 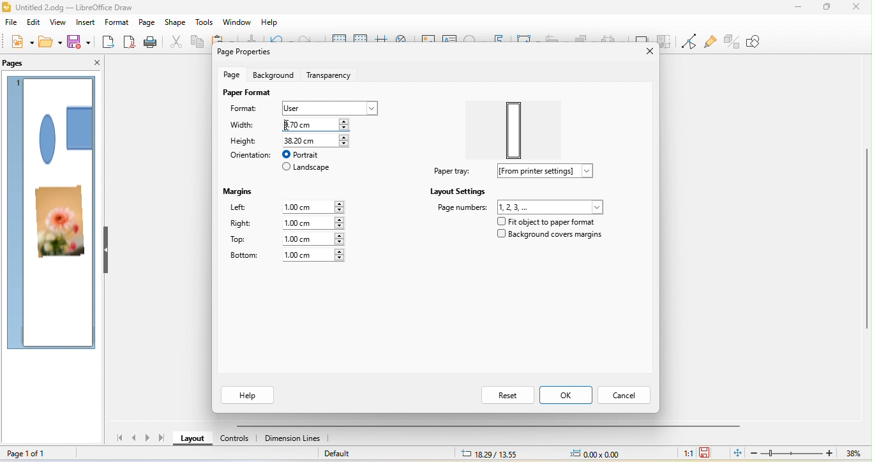 I want to click on shape, so click(x=177, y=22).